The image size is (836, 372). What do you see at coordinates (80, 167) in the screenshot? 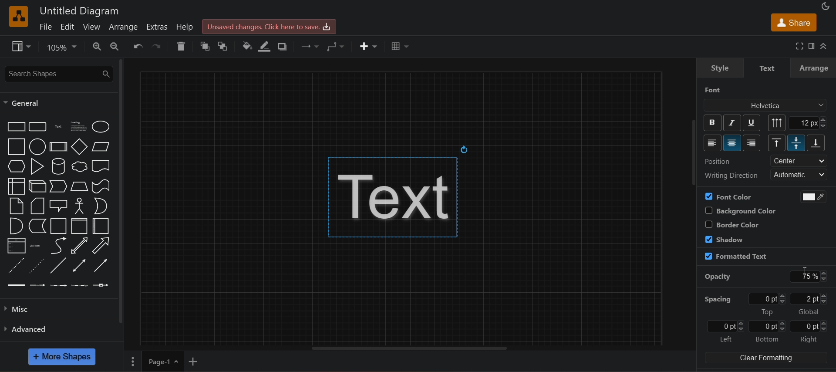
I see `cloud` at bounding box center [80, 167].